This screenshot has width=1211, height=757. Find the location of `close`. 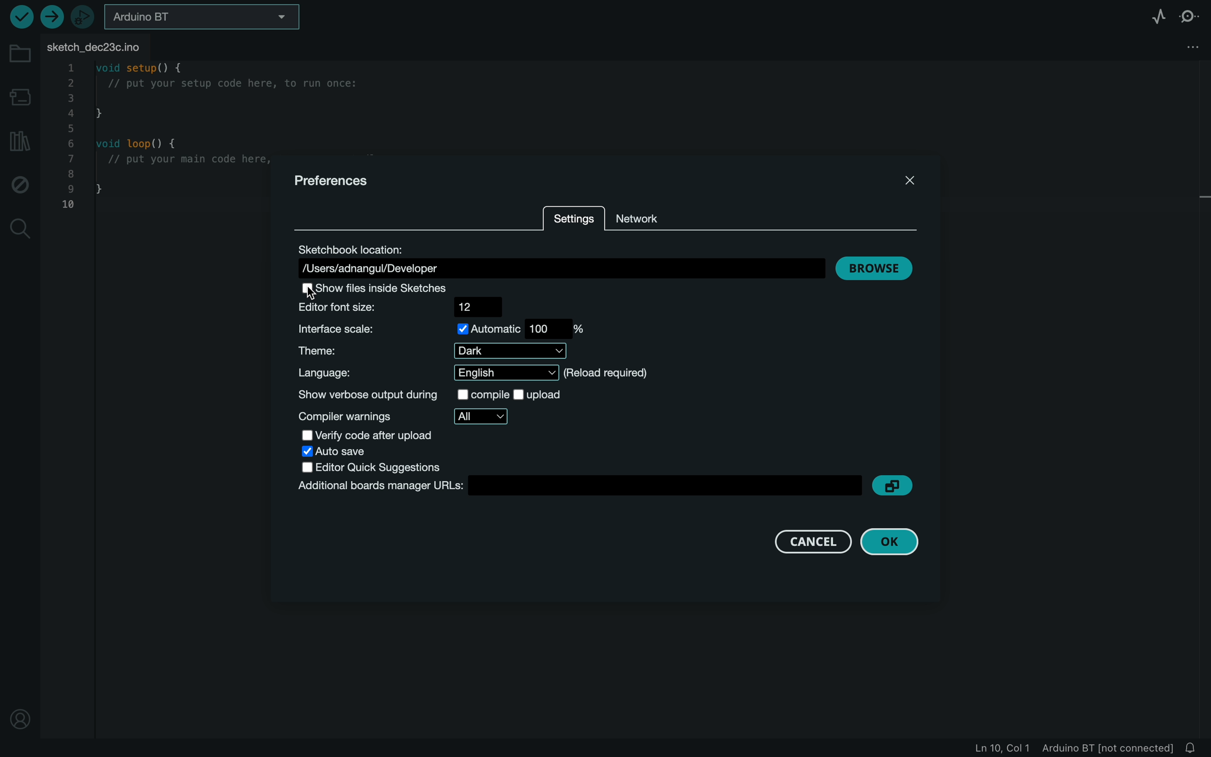

close is located at coordinates (907, 179).